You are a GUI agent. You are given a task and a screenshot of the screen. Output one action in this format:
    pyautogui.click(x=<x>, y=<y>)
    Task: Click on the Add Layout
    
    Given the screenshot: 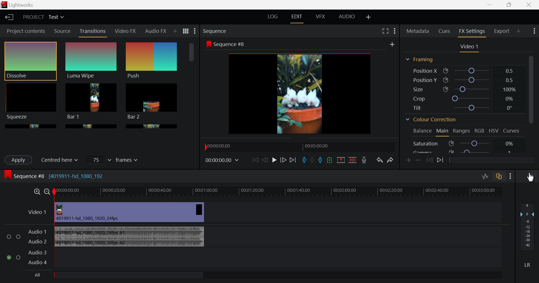 What is the action you would take?
    pyautogui.click(x=368, y=17)
    